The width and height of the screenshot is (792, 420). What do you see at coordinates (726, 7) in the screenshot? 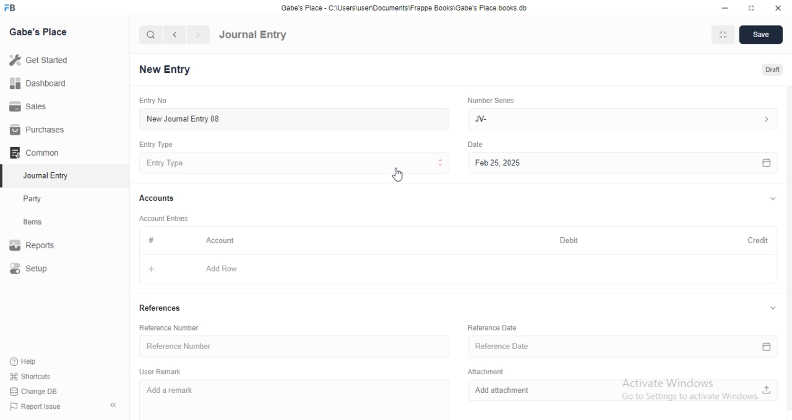
I see `minimize` at bounding box center [726, 7].